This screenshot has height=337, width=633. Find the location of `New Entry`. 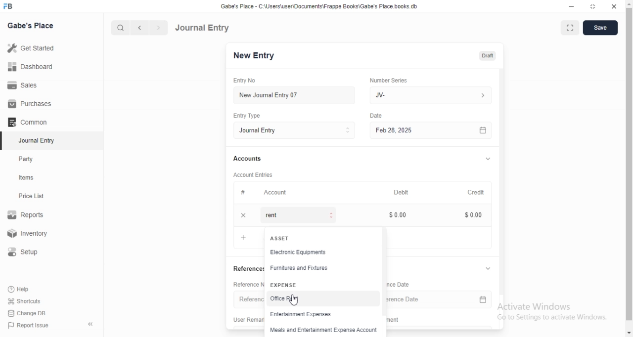

New Entry is located at coordinates (258, 56).